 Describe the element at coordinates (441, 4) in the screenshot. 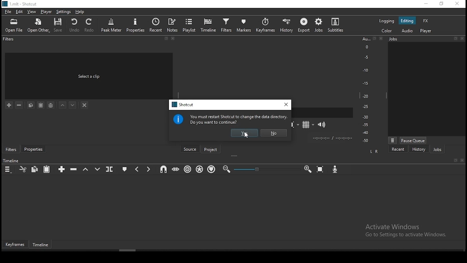

I see `restore` at that location.